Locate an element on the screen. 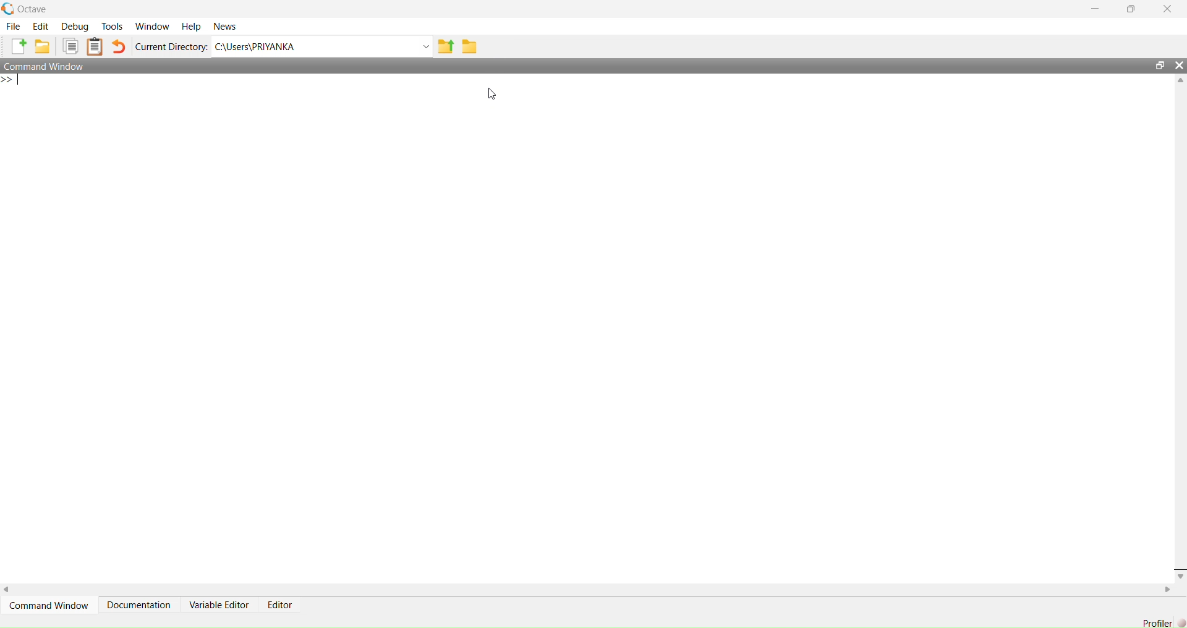  Edit is located at coordinates (41, 28).